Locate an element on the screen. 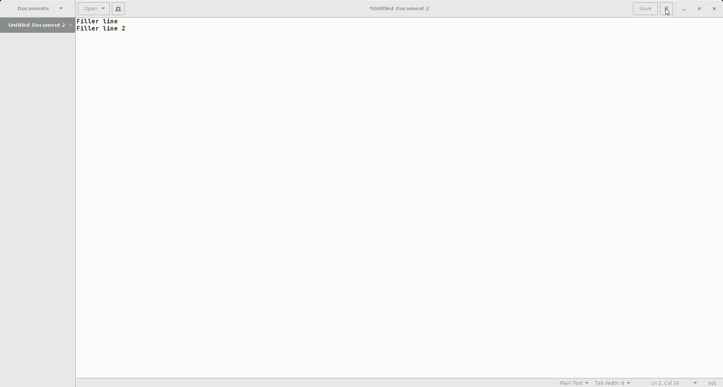  L2, Col 14 is located at coordinates (665, 382).